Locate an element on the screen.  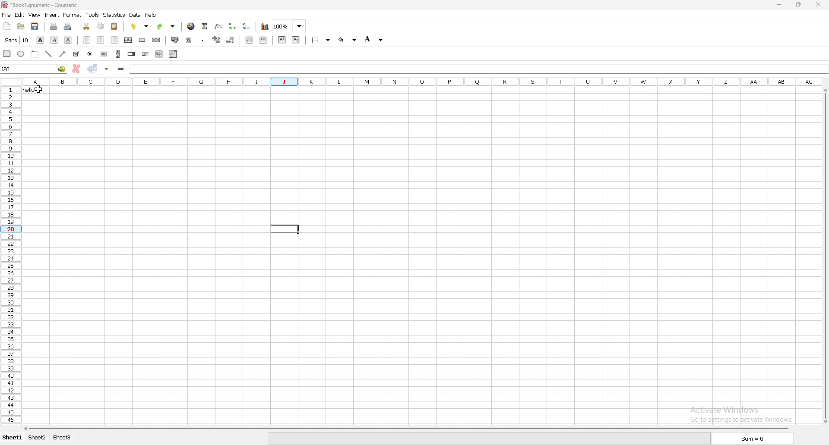
new is located at coordinates (7, 25).